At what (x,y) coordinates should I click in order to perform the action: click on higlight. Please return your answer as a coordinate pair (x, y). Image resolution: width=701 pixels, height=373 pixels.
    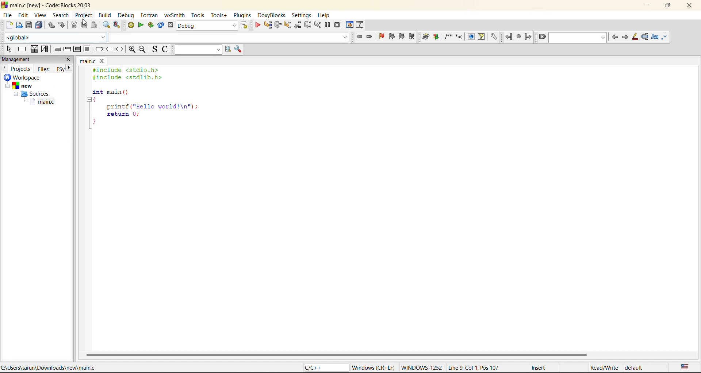
    Looking at the image, I should click on (635, 37).